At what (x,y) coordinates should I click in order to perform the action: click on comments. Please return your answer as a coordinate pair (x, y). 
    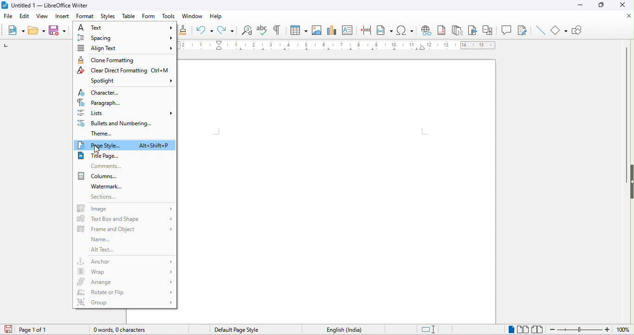
    Looking at the image, I should click on (114, 167).